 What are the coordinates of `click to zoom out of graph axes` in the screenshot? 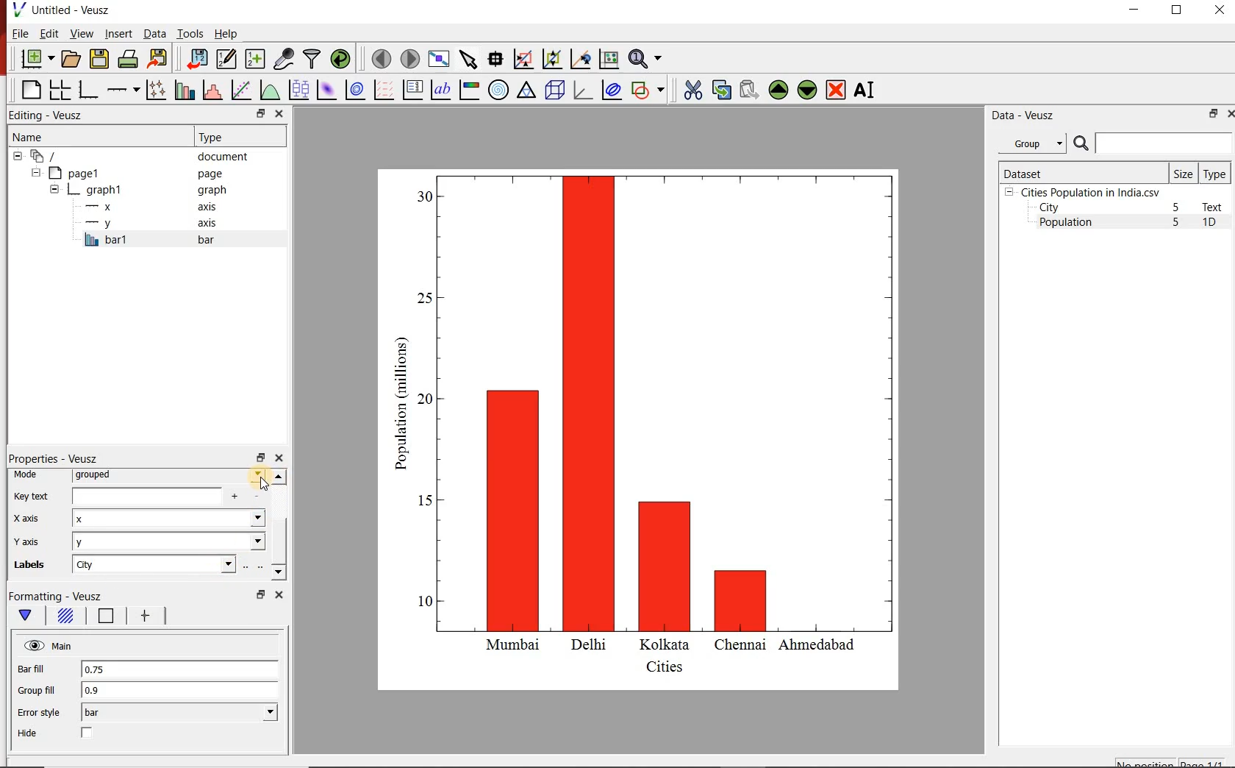 It's located at (550, 60).